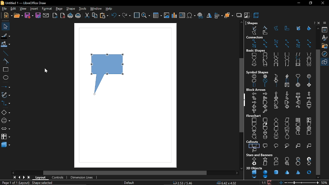 This screenshot has width=329, height=185. I want to click on flowchart, so click(254, 116).